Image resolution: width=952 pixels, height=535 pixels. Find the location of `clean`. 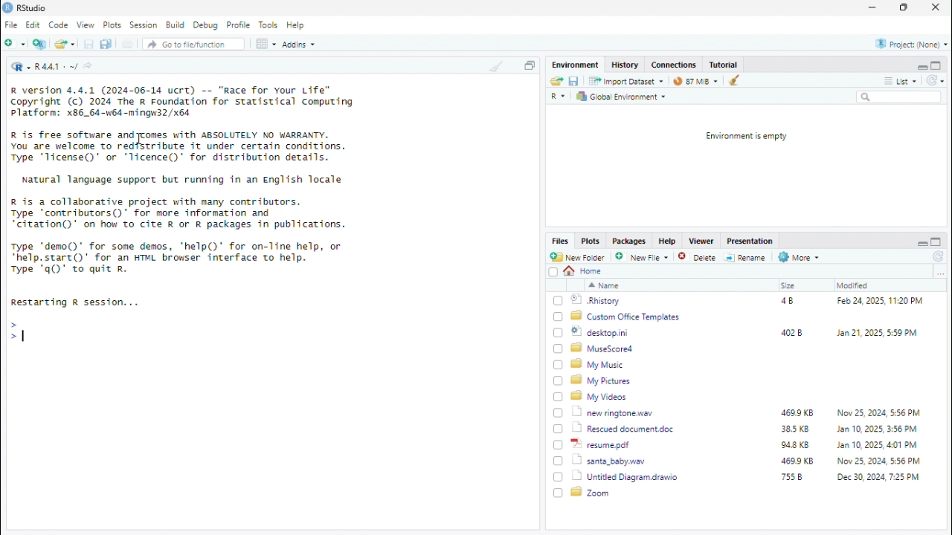

clean is located at coordinates (736, 80).